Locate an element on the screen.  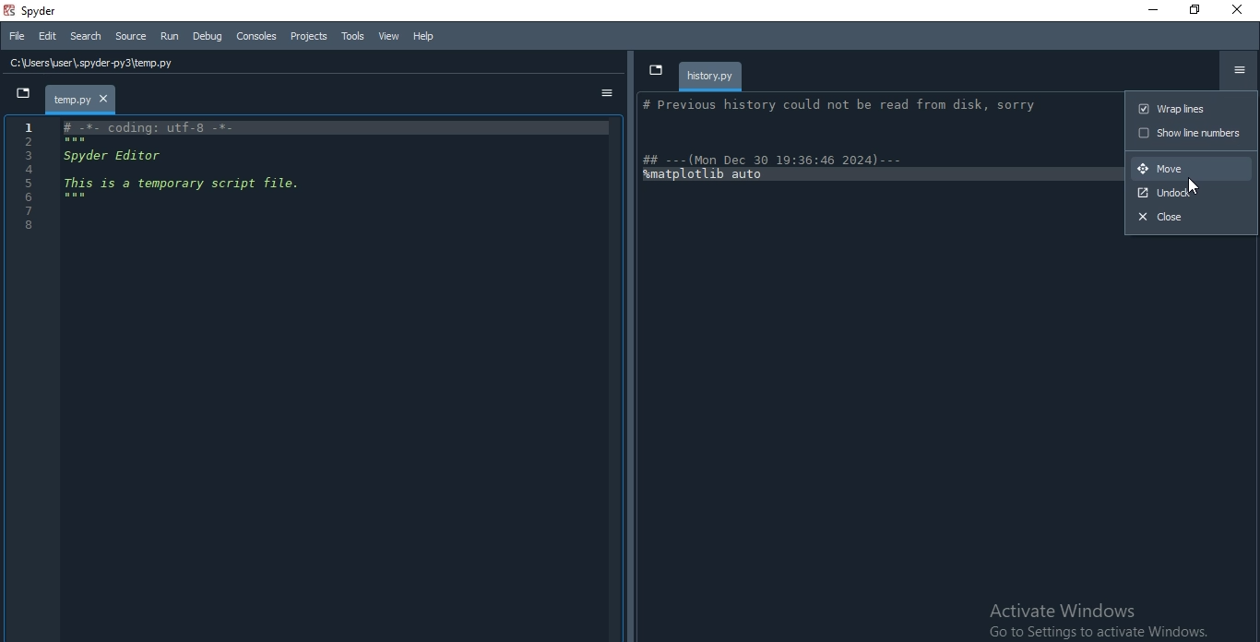
Projects is located at coordinates (308, 37).